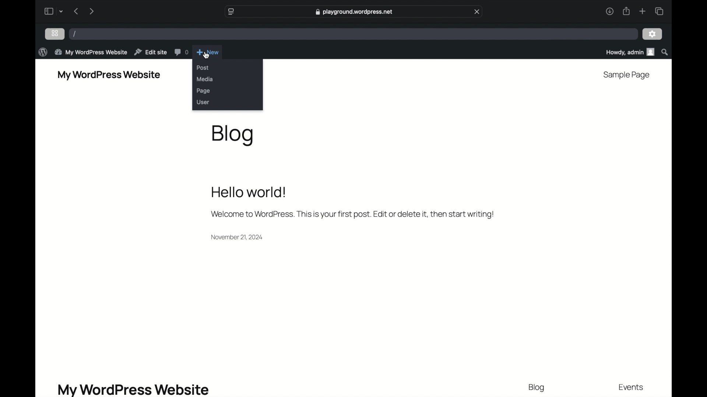 This screenshot has width=707, height=397. What do you see at coordinates (61, 11) in the screenshot?
I see `dropdown` at bounding box center [61, 11].